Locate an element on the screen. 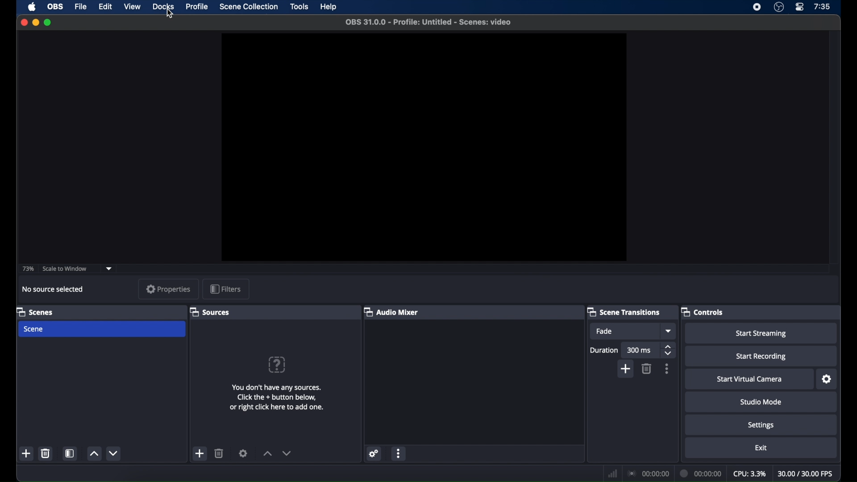 The width and height of the screenshot is (857, 482). apple icon is located at coordinates (32, 7).